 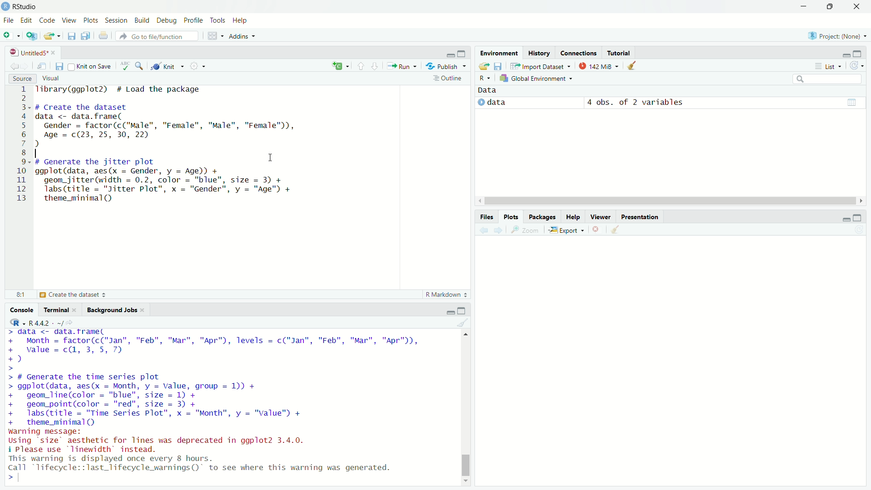 I want to click on files, so click(x=487, y=216).